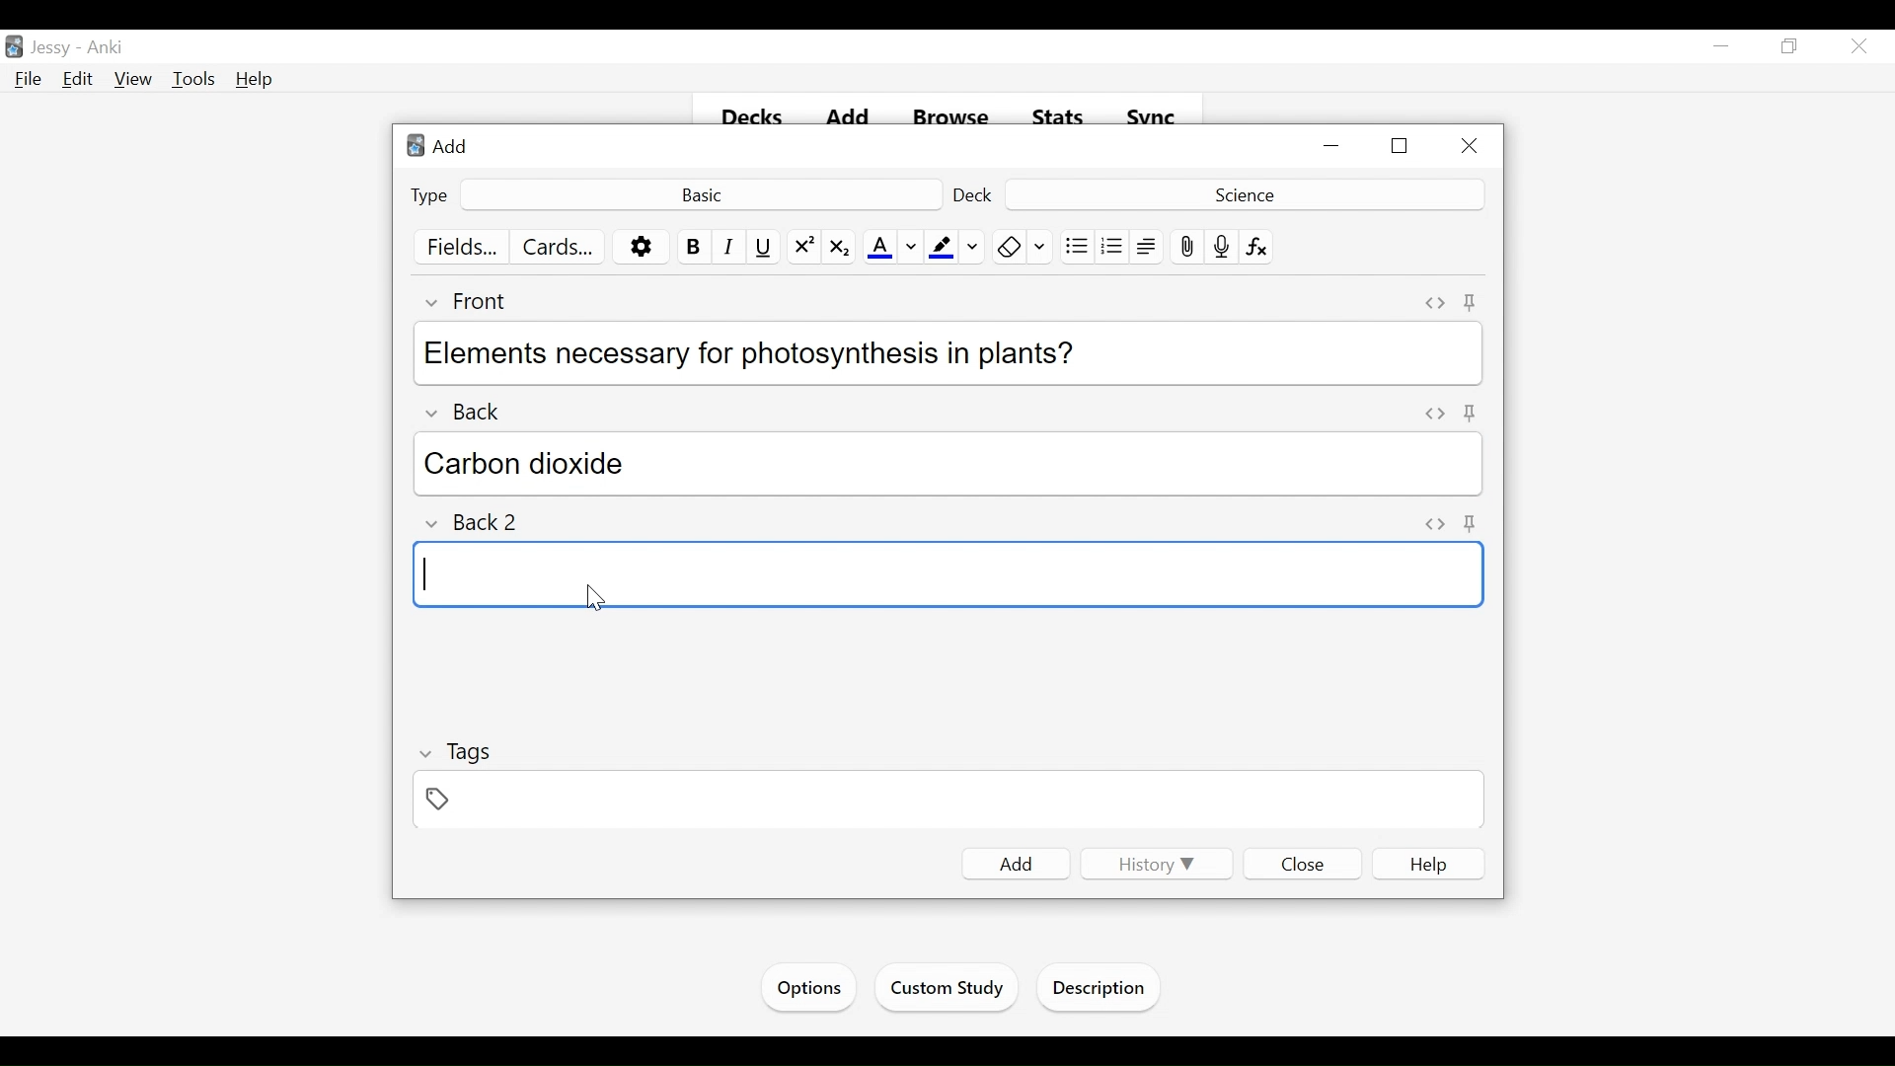 The image size is (1895, 1066). I want to click on Help, so click(1429, 865).